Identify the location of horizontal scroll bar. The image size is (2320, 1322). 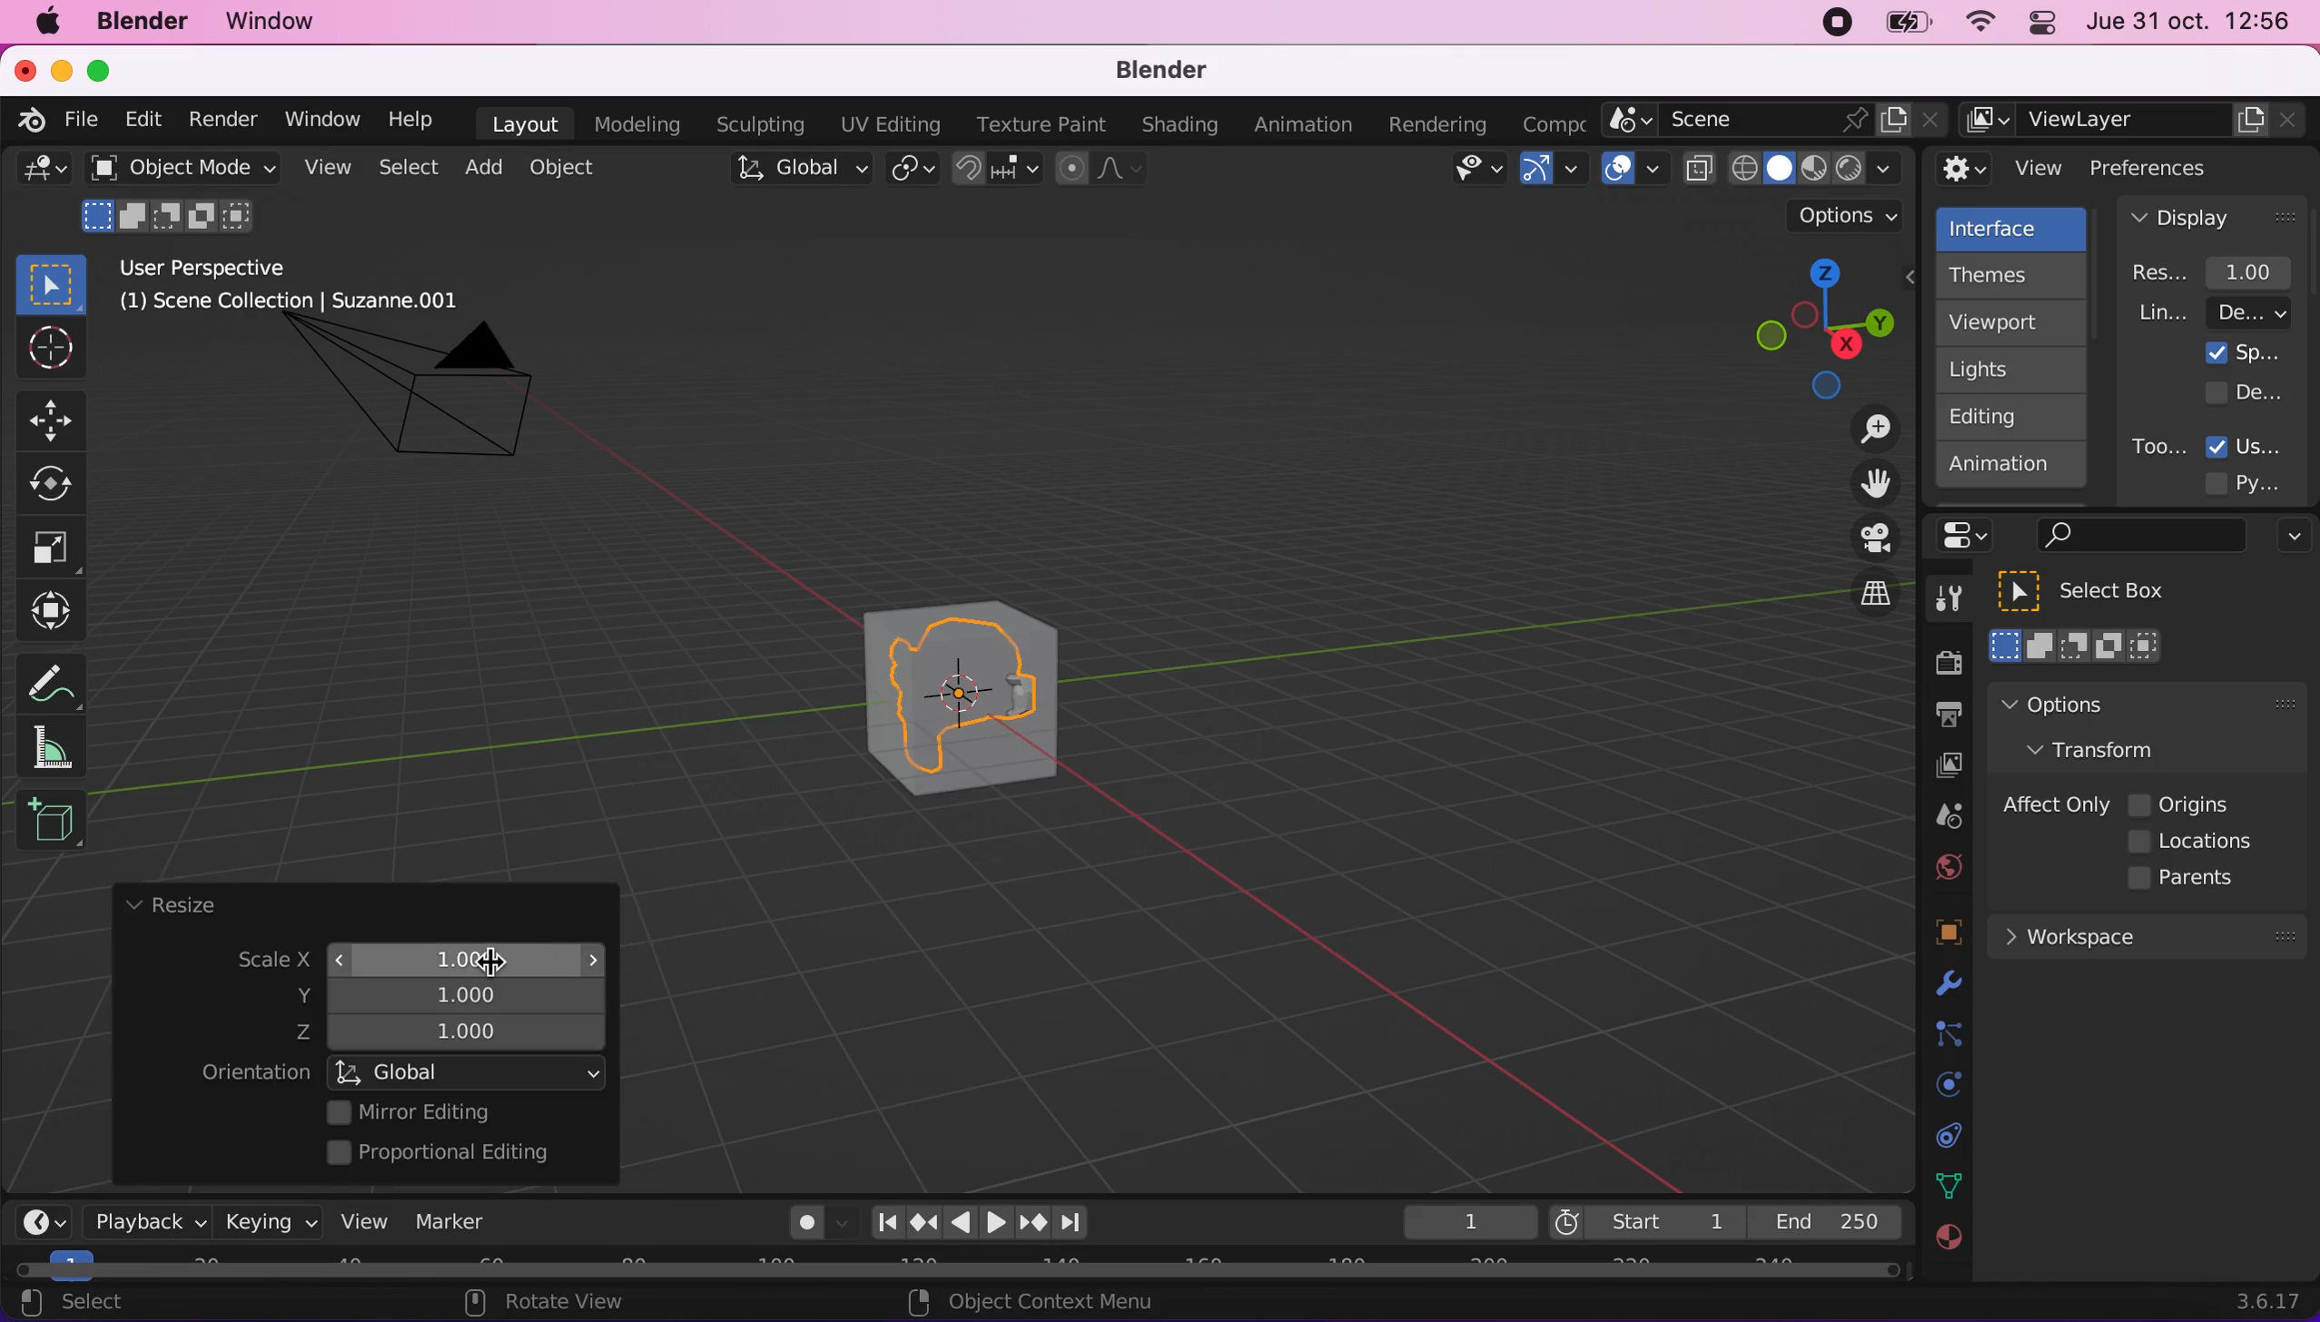
(957, 1270).